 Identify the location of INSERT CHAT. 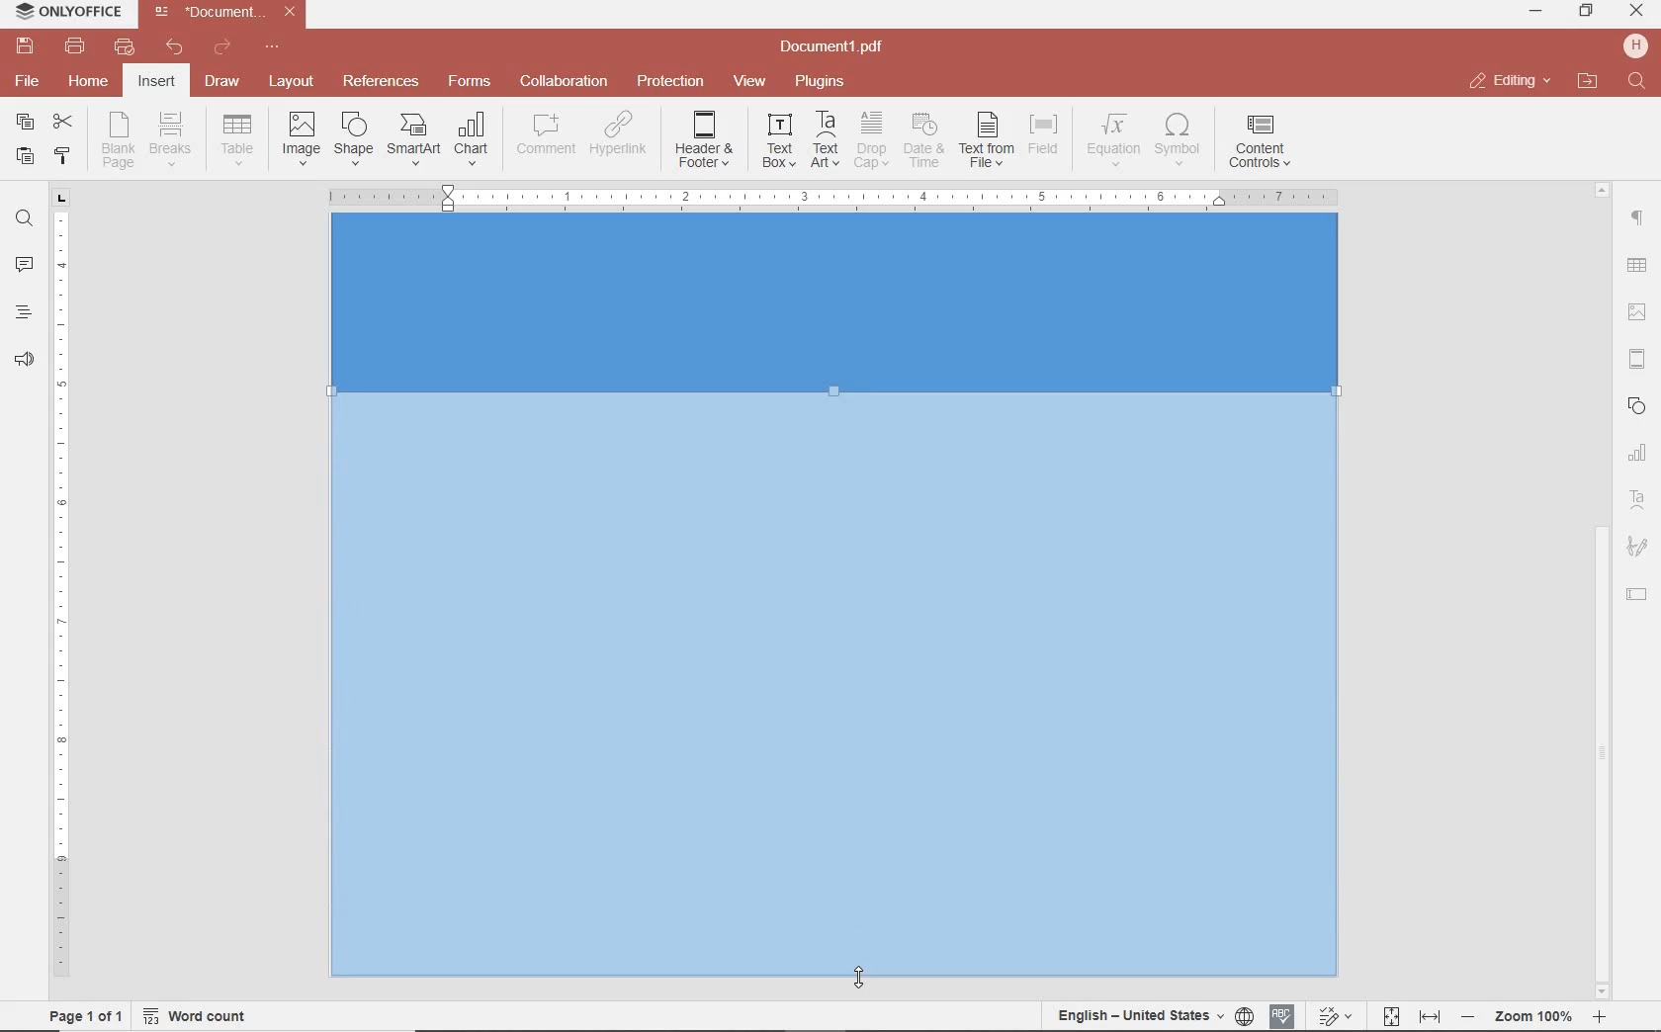
(472, 140).